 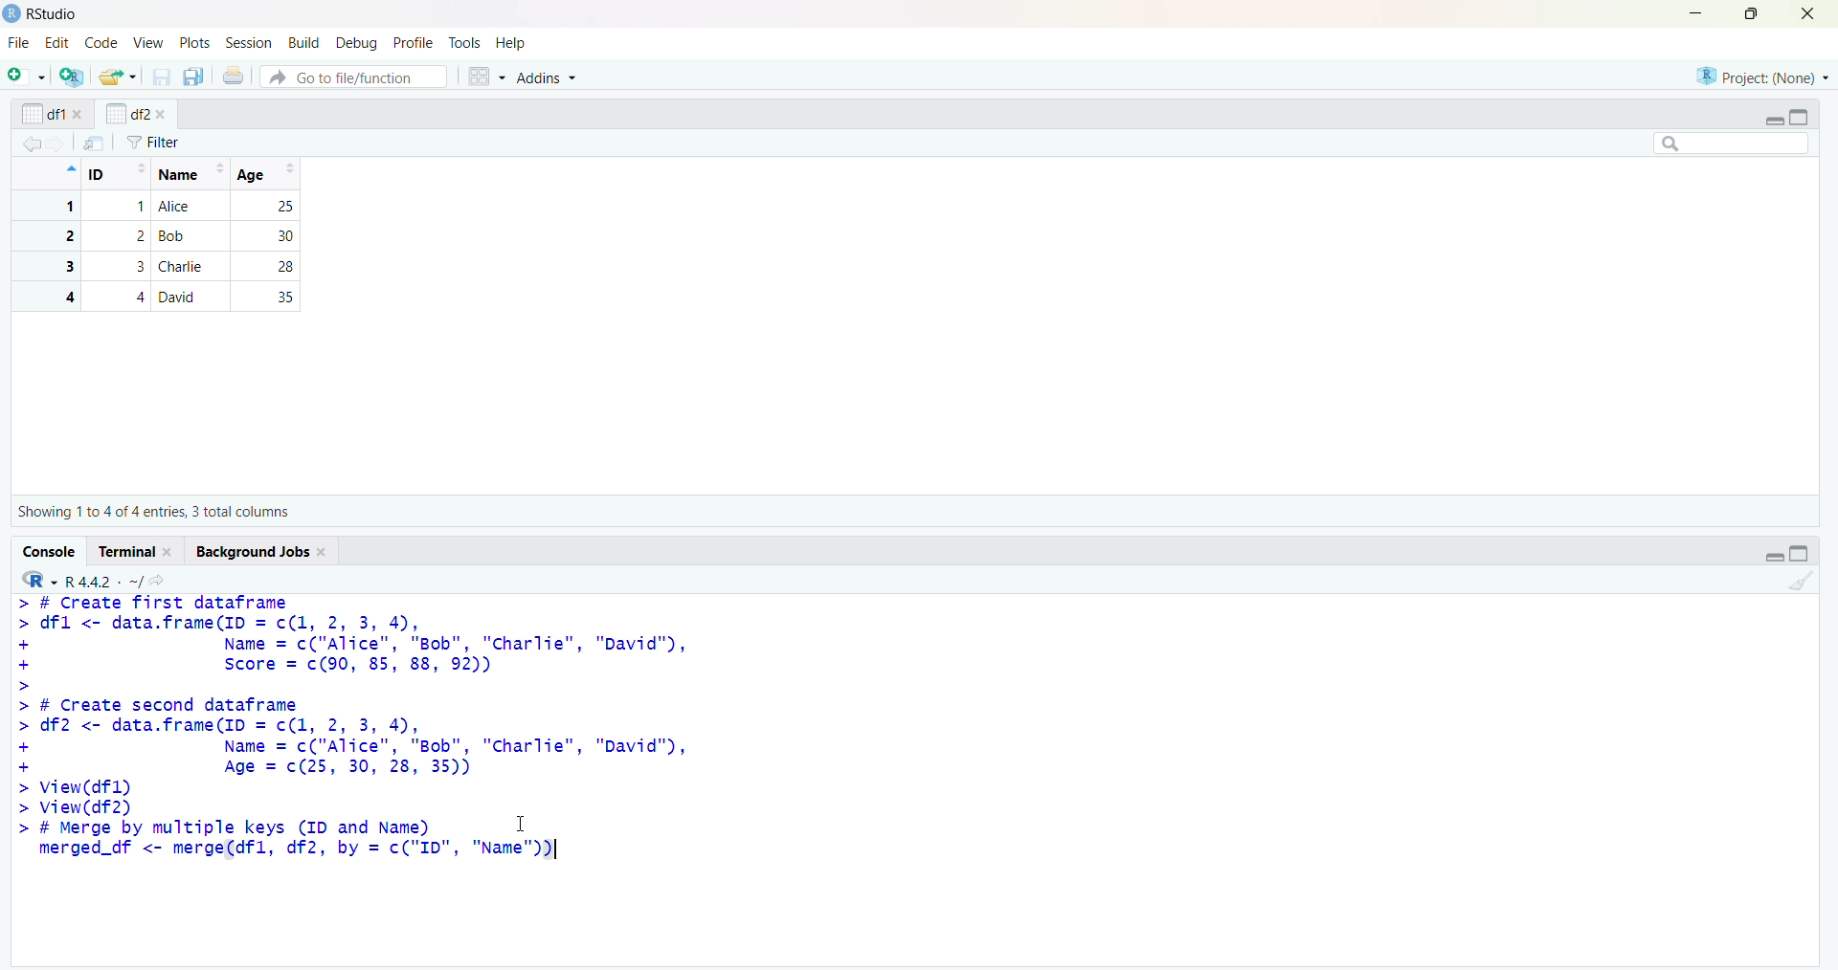 What do you see at coordinates (163, 77) in the screenshot?
I see `save` at bounding box center [163, 77].